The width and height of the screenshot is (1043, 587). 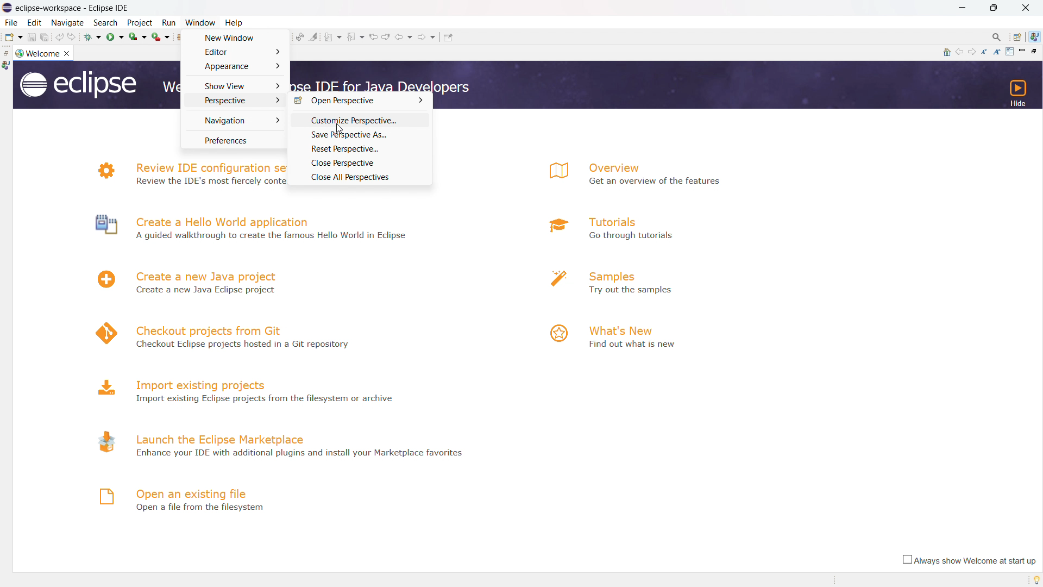 What do you see at coordinates (234, 37) in the screenshot?
I see `new window` at bounding box center [234, 37].